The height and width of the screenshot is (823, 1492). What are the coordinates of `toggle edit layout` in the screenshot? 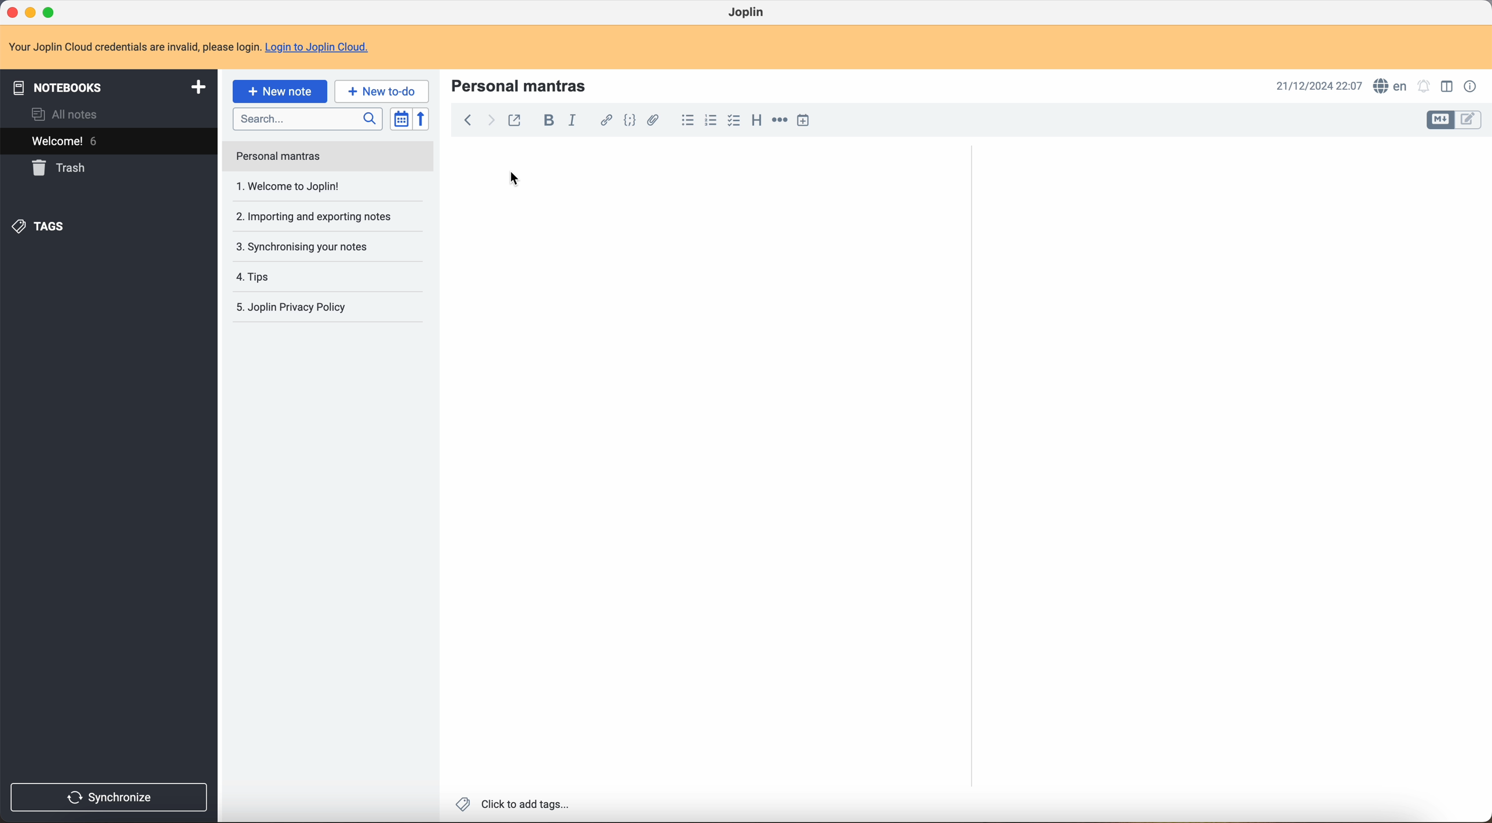 It's located at (1442, 120).